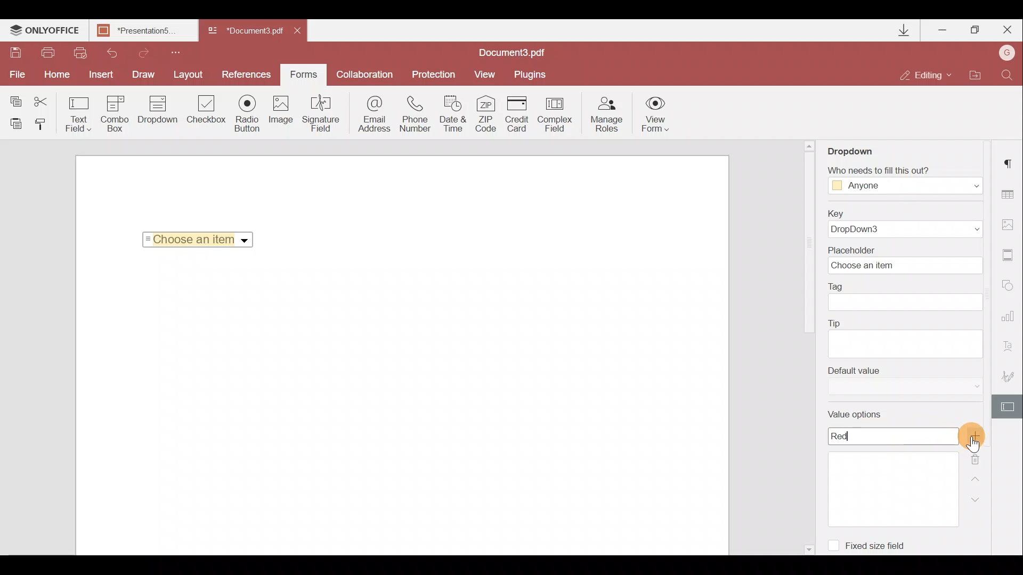 Image resolution: width=1023 pixels, height=575 pixels. What do you see at coordinates (180, 52) in the screenshot?
I see `Customize quick access toolbar` at bounding box center [180, 52].